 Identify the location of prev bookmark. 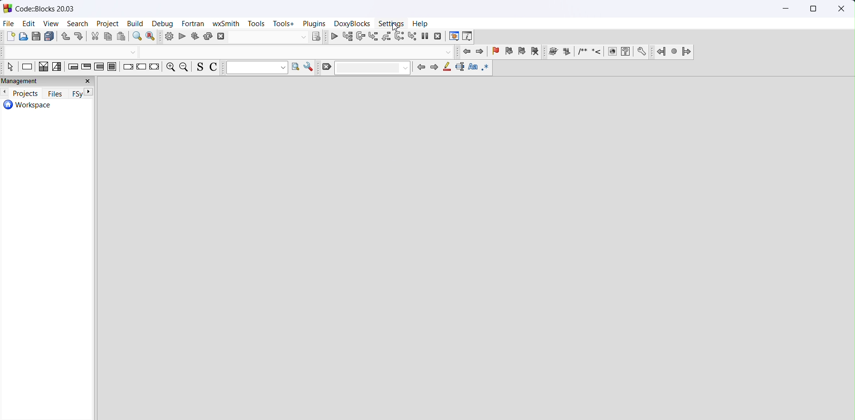
(509, 52).